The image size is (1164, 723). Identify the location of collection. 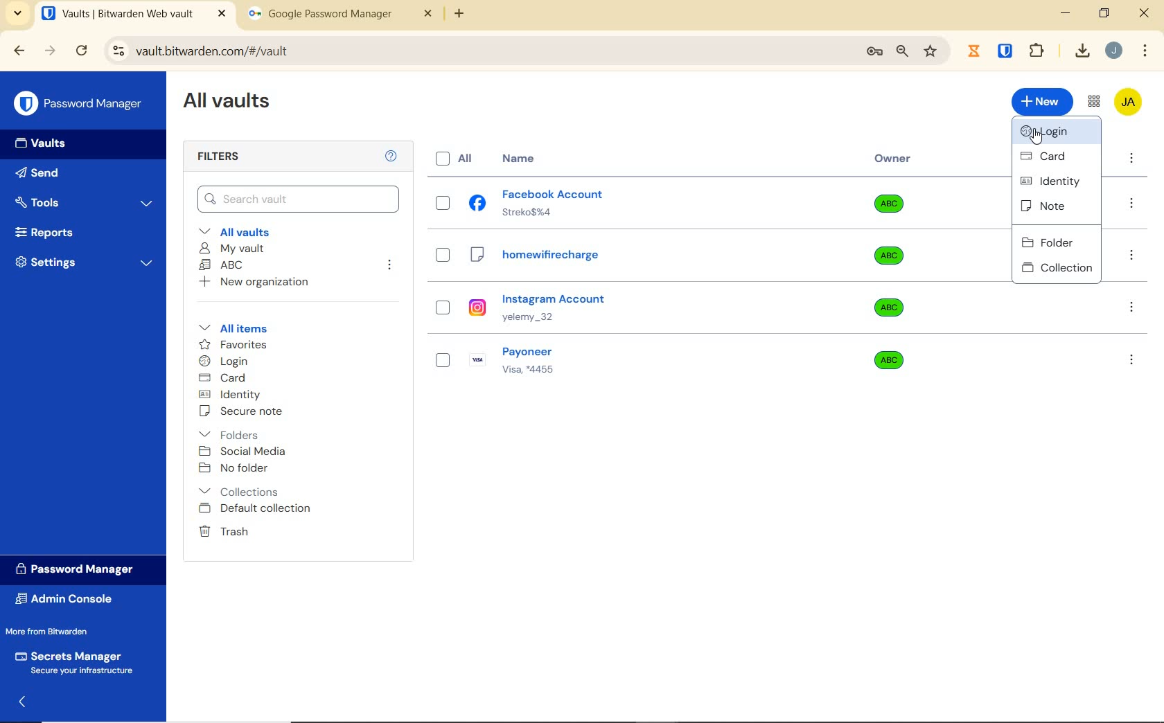
(1056, 269).